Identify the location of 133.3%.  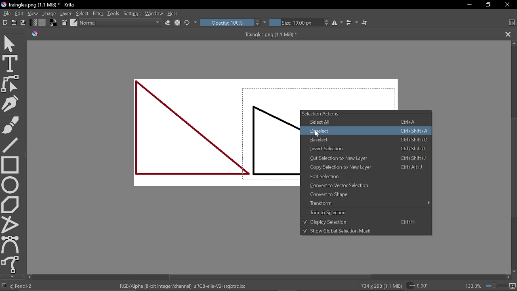
(491, 286).